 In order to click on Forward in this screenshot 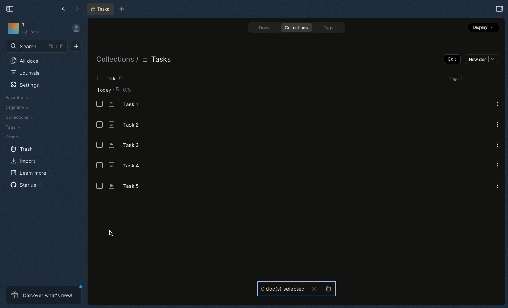, I will do `click(78, 9)`.